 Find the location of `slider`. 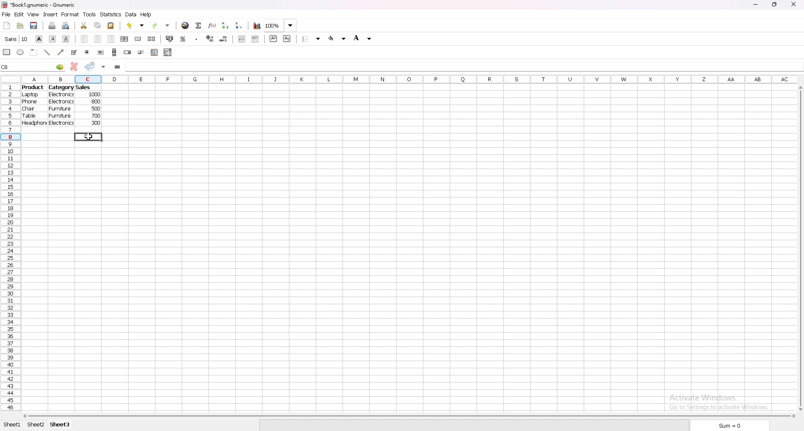

slider is located at coordinates (141, 53).